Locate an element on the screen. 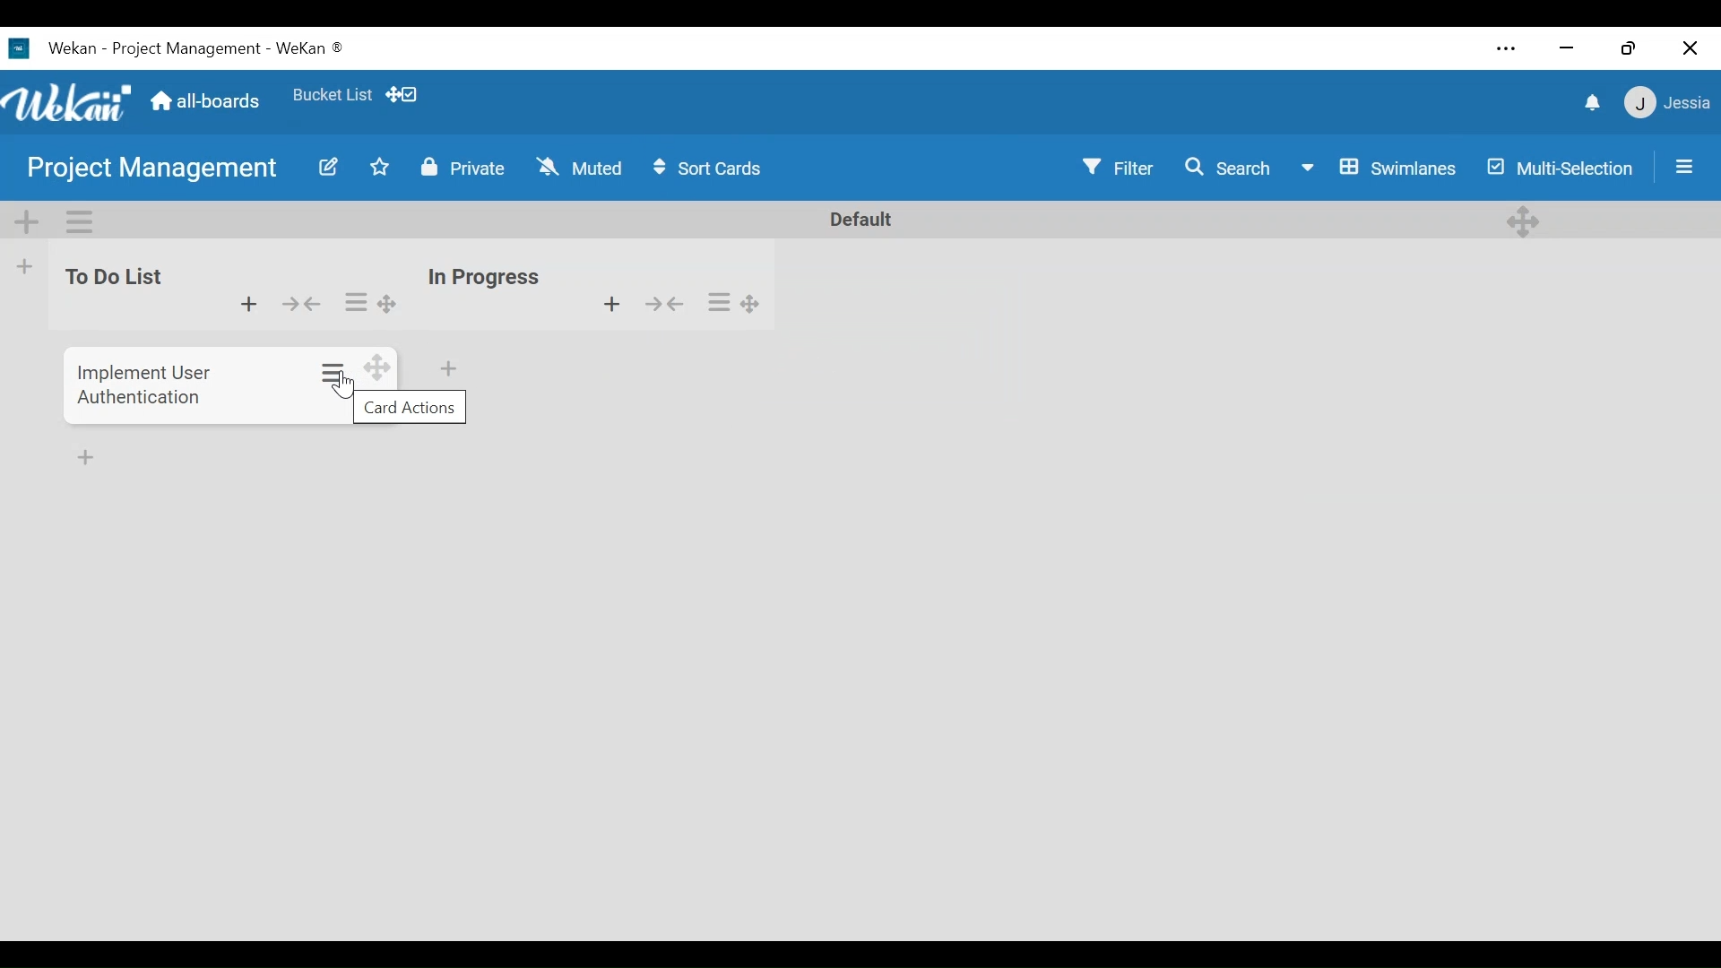 The image size is (1721, 968). card actions is located at coordinates (411, 409).